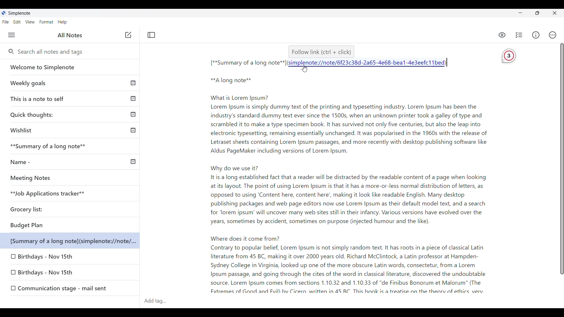  I want to click on Birthdays-Nov 15th, so click(47, 257).